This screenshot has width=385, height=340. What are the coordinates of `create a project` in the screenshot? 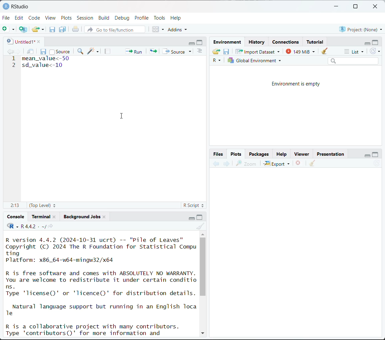 It's located at (23, 29).